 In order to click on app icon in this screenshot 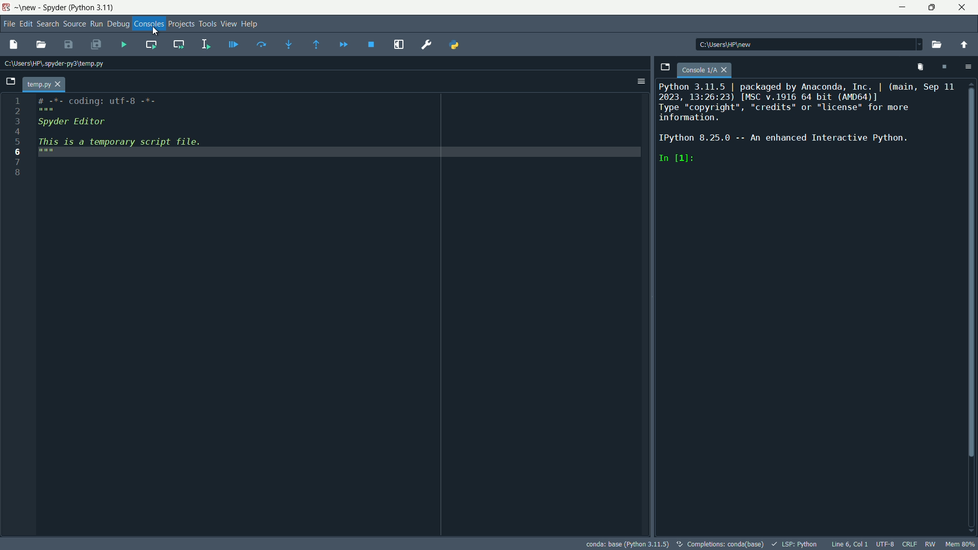, I will do `click(7, 7)`.